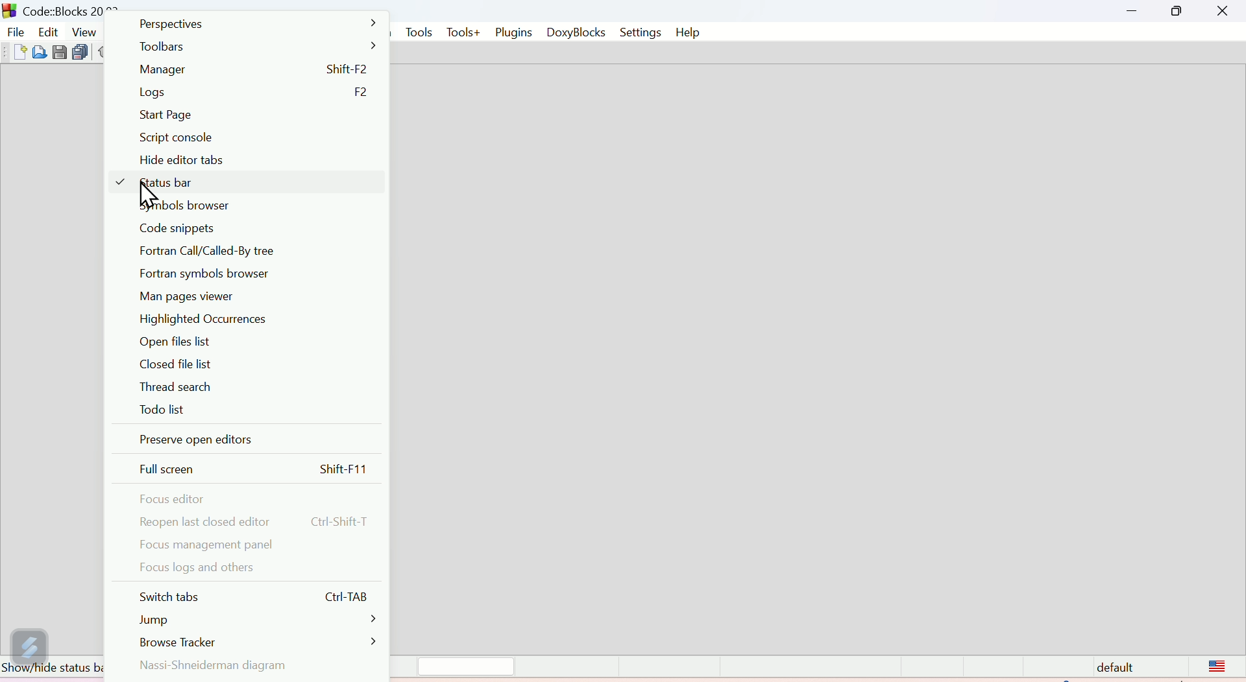 The image size is (1246, 682). I want to click on manager, so click(251, 73).